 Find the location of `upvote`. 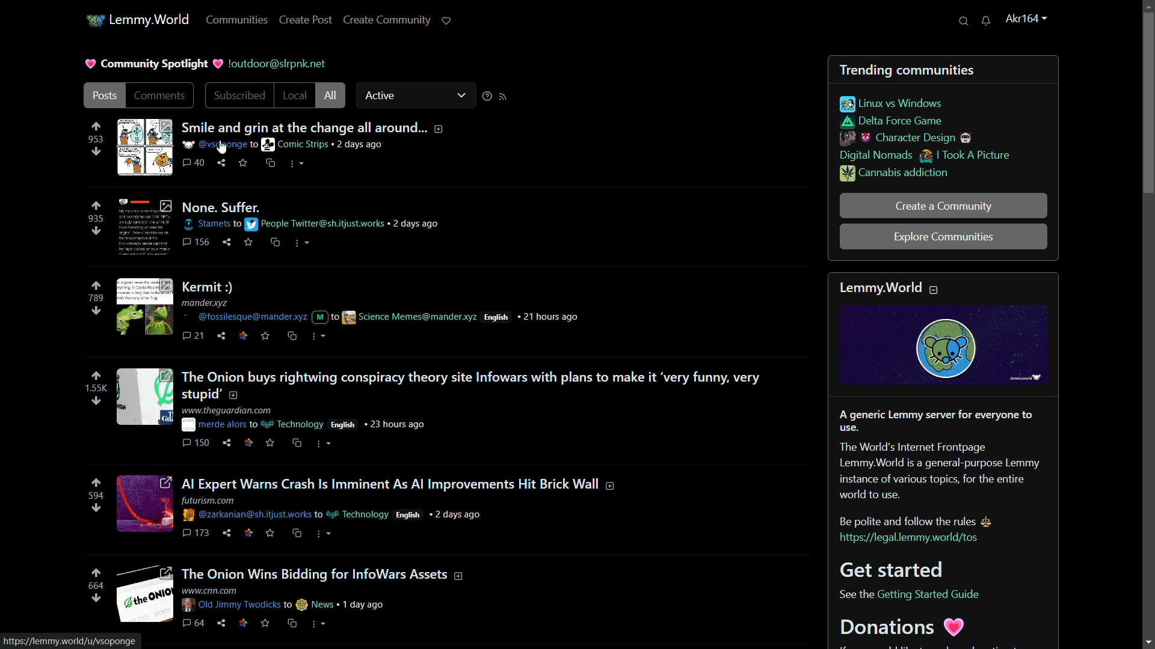

upvote is located at coordinates (98, 573).